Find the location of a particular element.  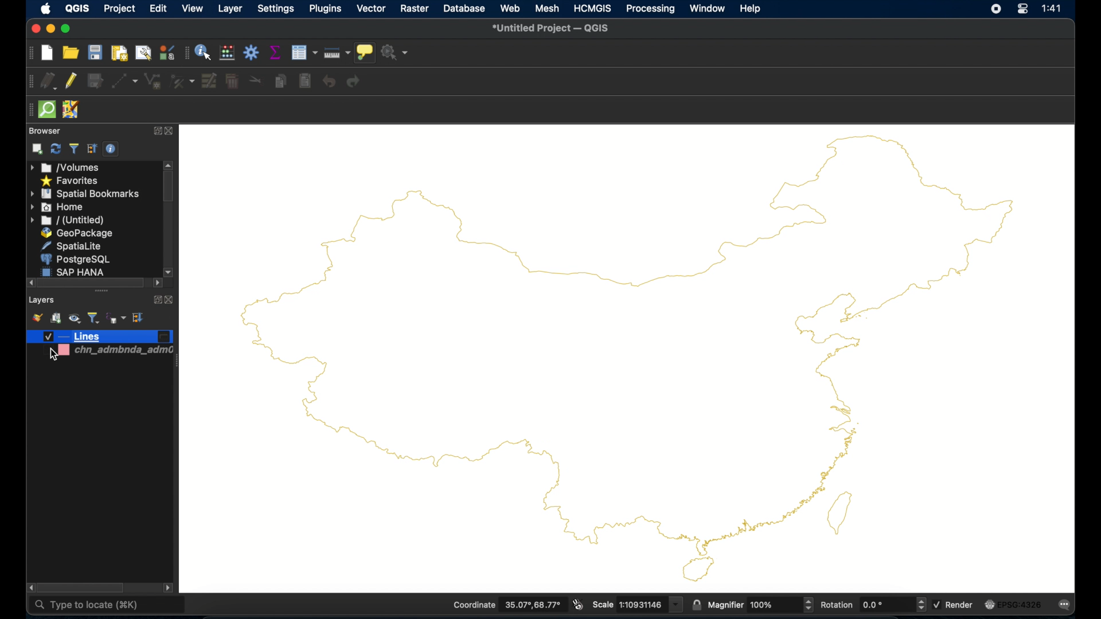

refresh is located at coordinates (56, 148).